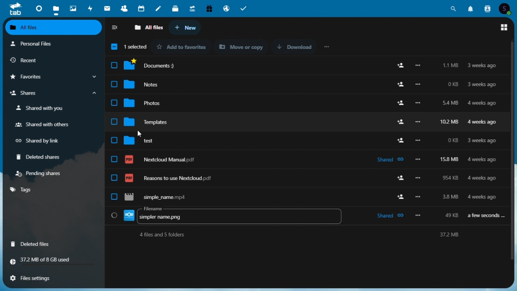 Image resolution: width=517 pixels, height=291 pixels. What do you see at coordinates (37, 8) in the screenshot?
I see `dashboard` at bounding box center [37, 8].